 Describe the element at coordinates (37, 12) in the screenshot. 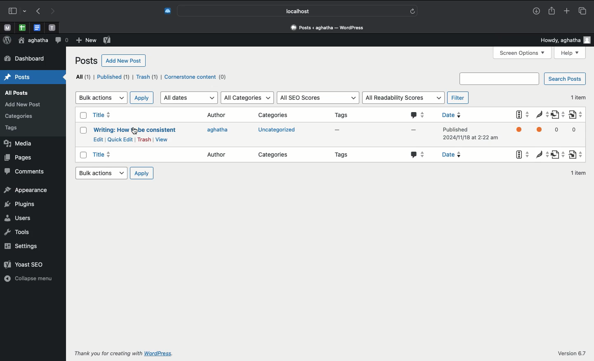

I see `Previous page` at that location.